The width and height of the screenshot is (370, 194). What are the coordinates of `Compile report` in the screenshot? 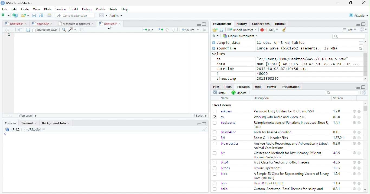 It's located at (82, 30).